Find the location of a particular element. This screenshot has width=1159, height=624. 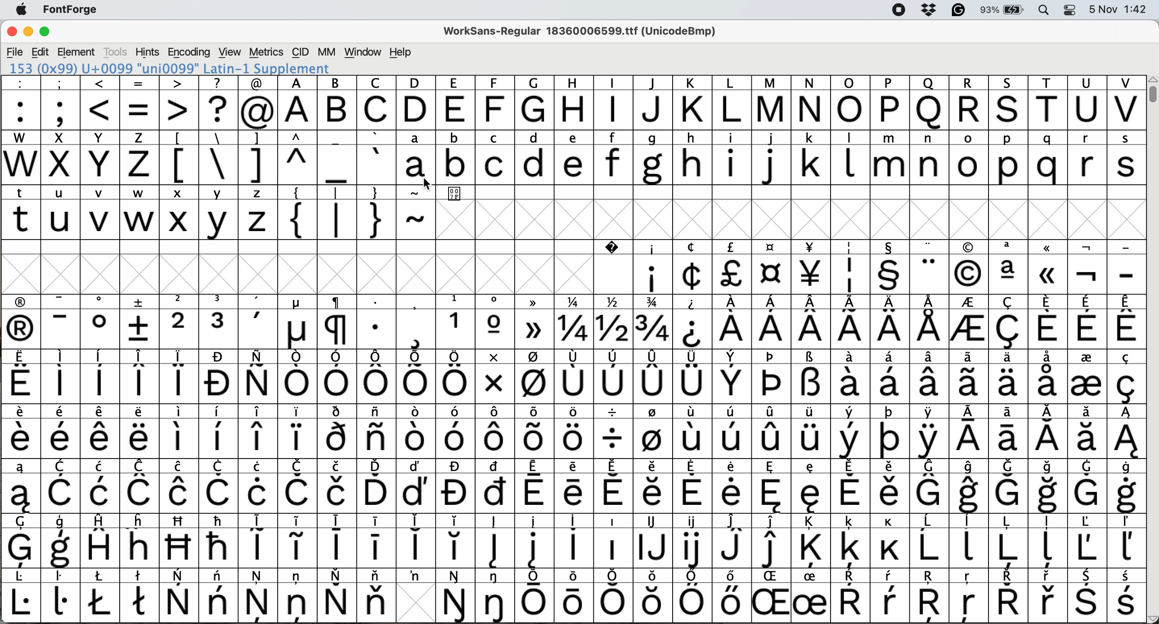

symbol is located at coordinates (613, 432).